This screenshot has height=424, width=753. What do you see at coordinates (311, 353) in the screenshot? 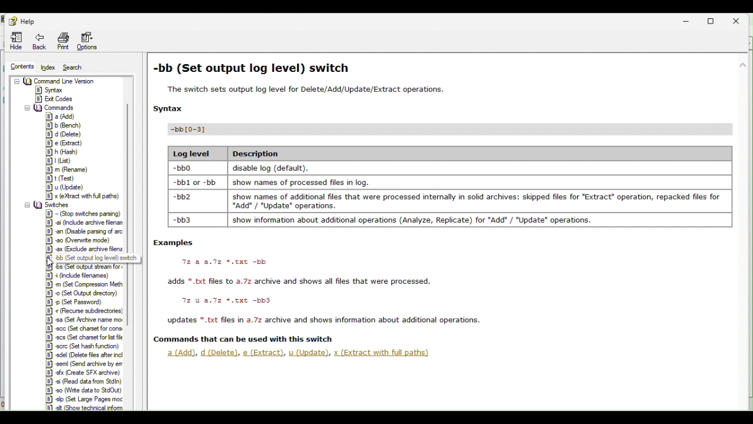
I see `u (Update),` at bounding box center [311, 353].